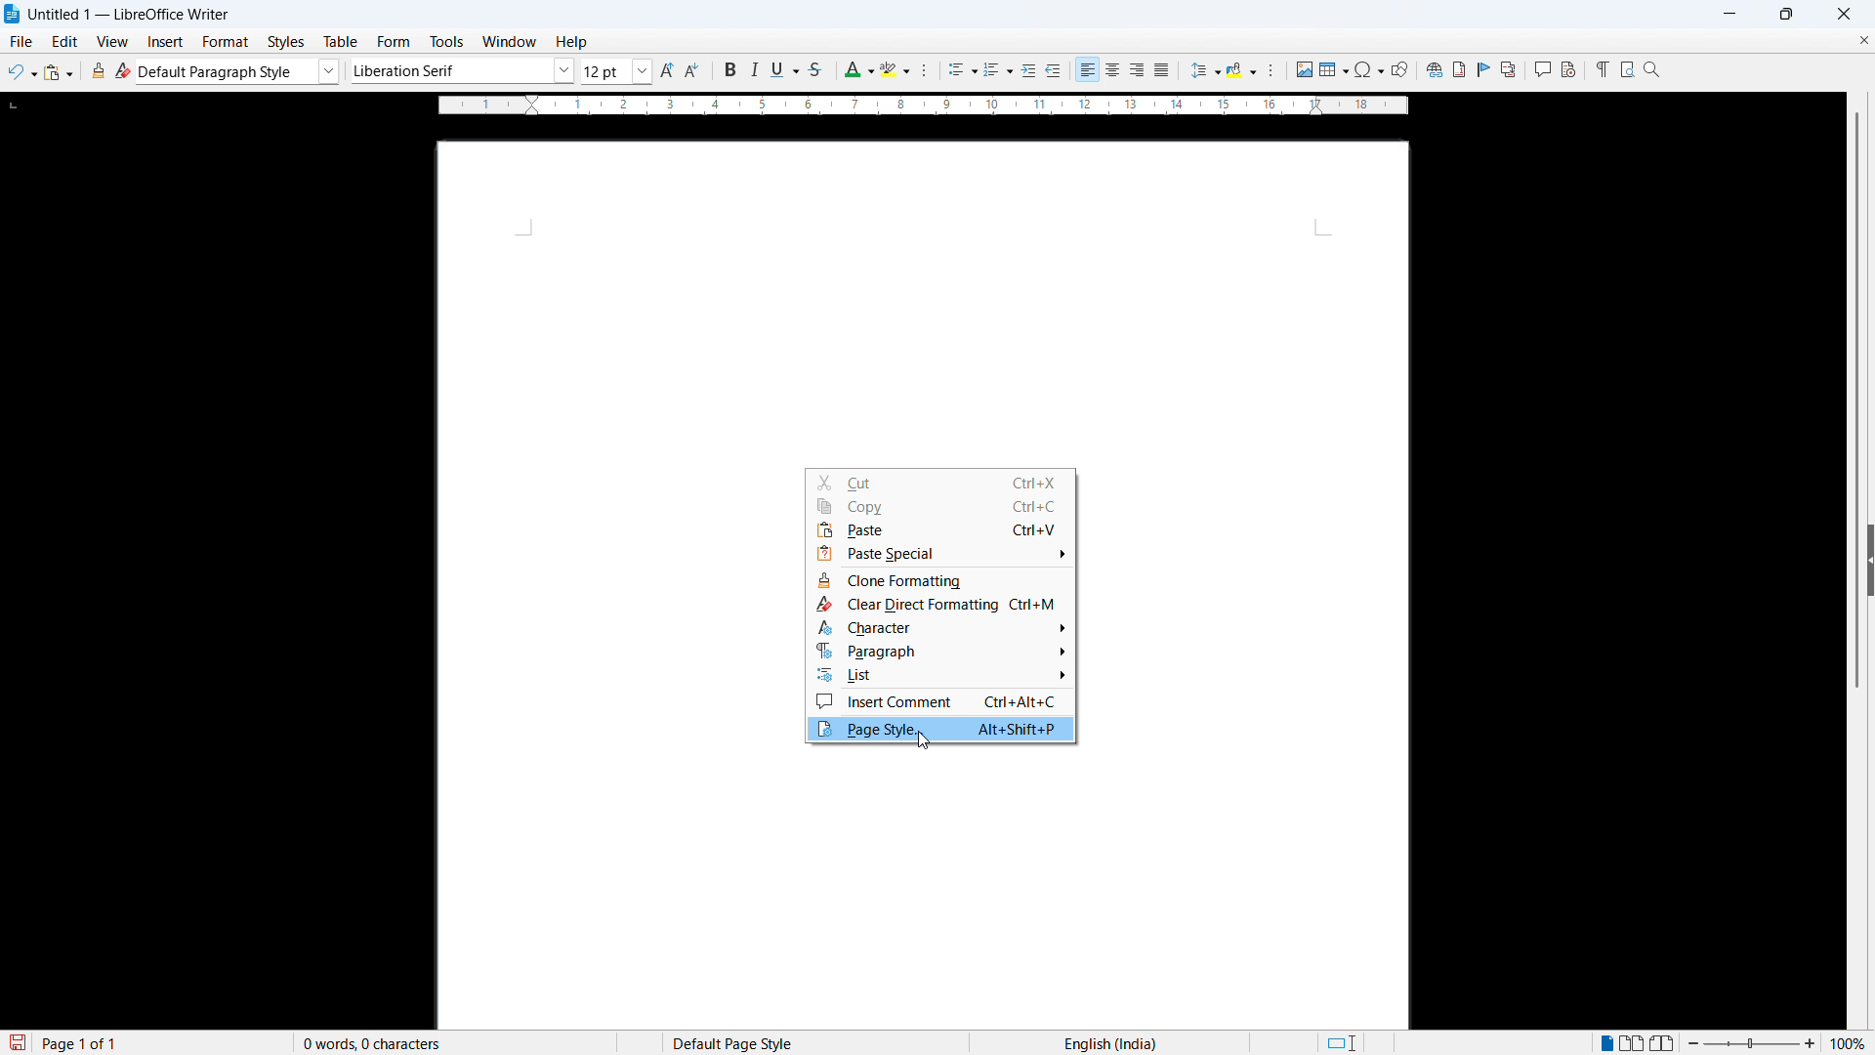 Image resolution: width=1875 pixels, height=1055 pixels. I want to click on Table , so click(343, 42).